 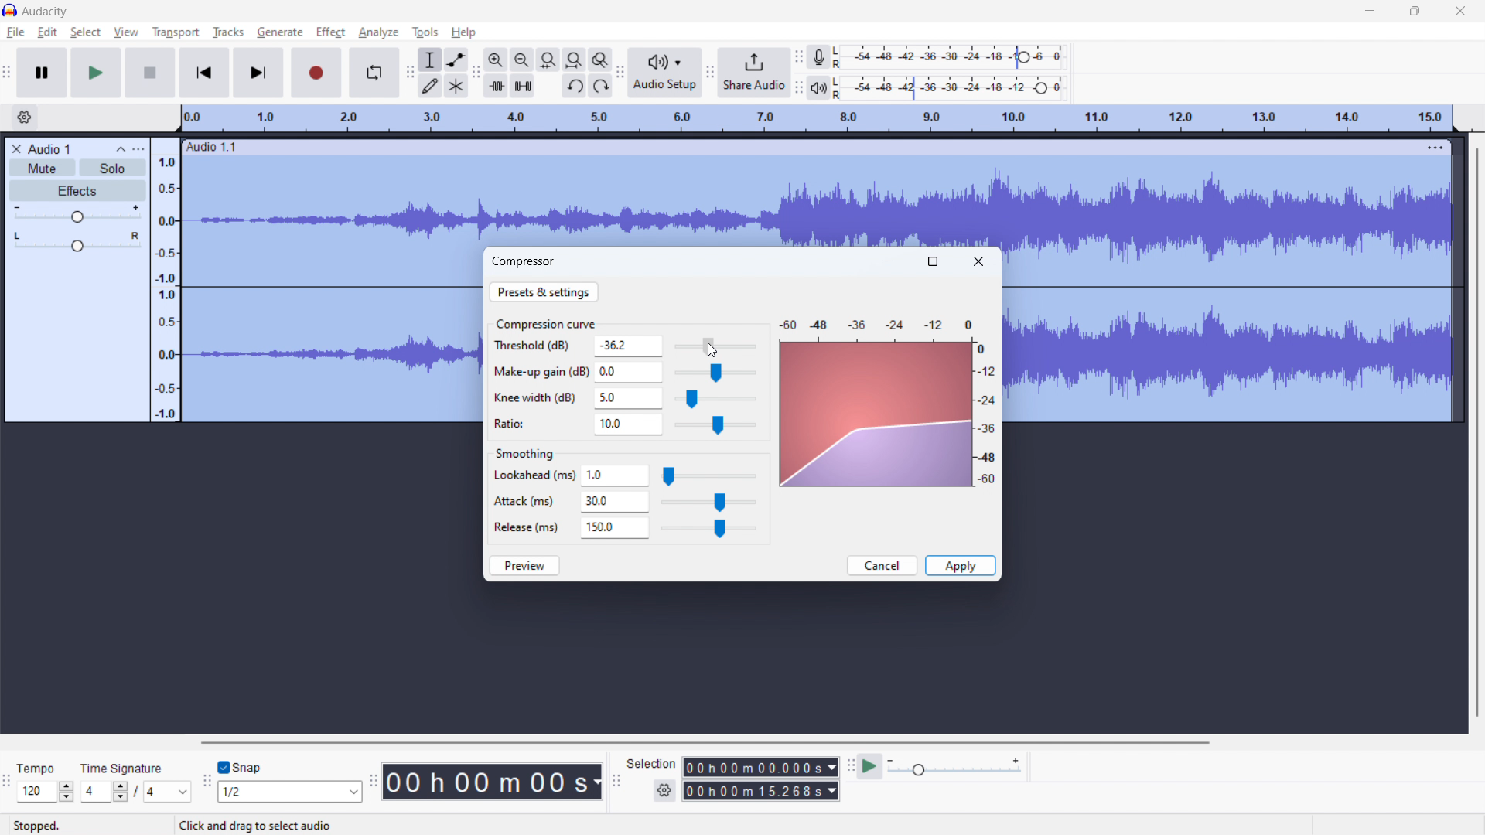 I want to click on knee width slider, so click(x=714, y=400).